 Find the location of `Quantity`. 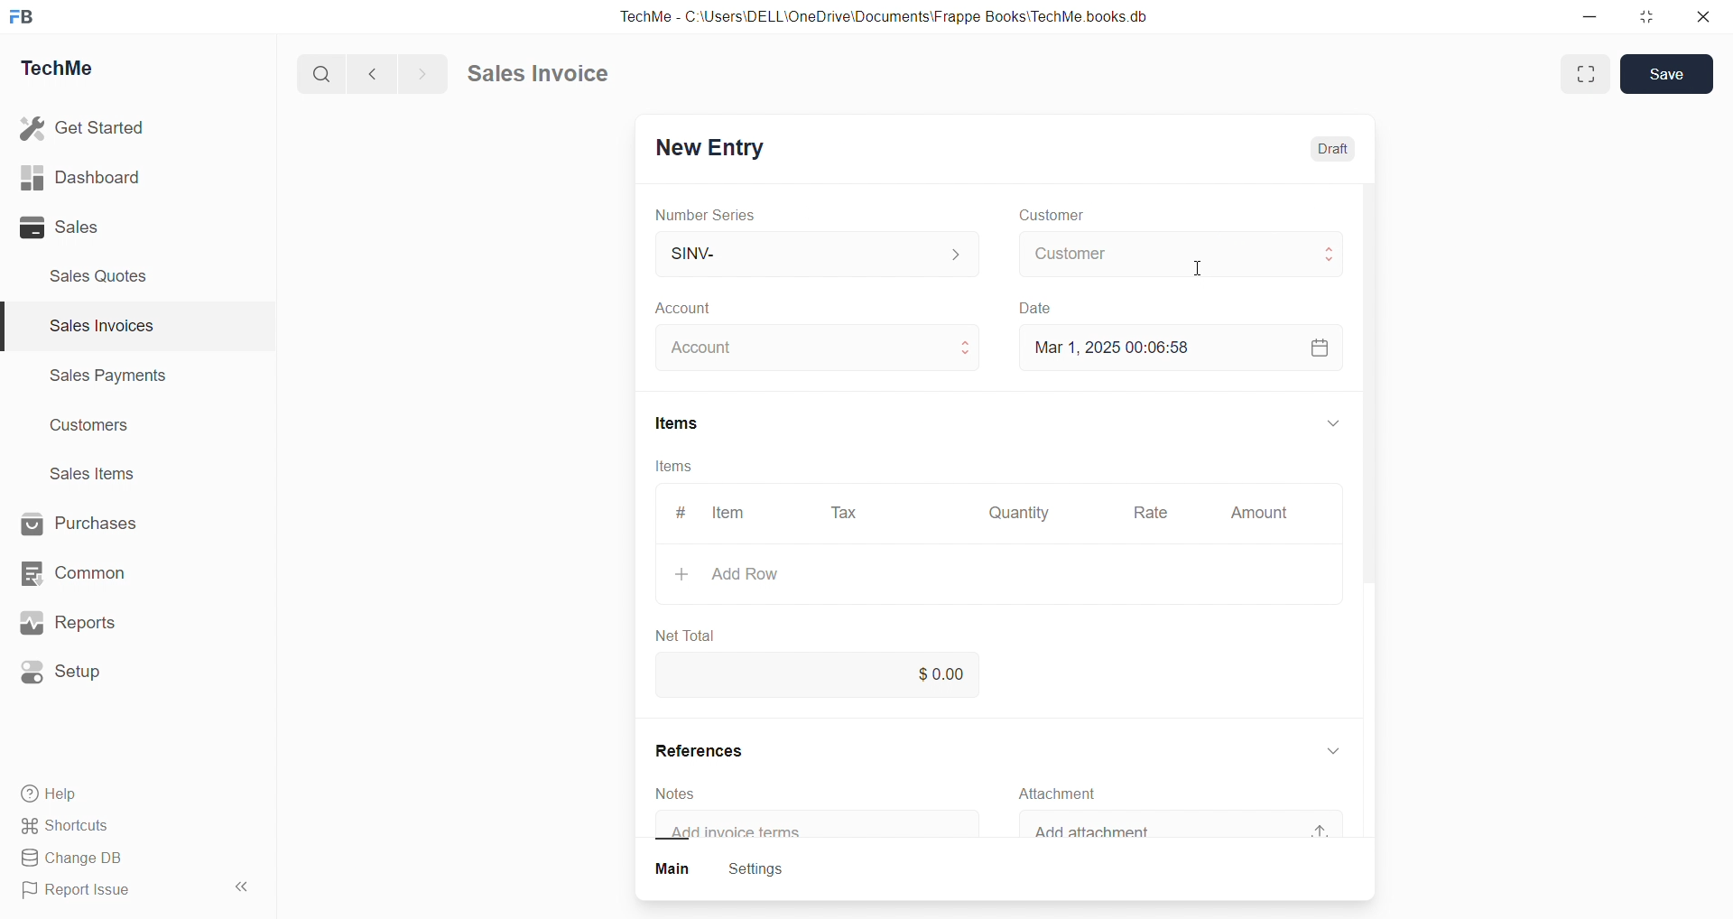

Quantity is located at coordinates (1024, 511).